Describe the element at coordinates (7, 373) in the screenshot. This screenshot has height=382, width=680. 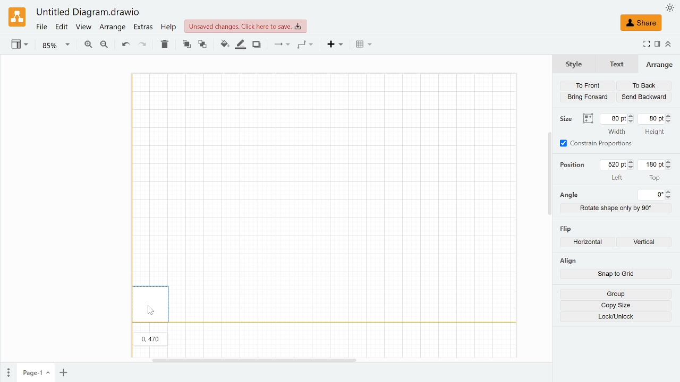
I see `Pages` at that location.